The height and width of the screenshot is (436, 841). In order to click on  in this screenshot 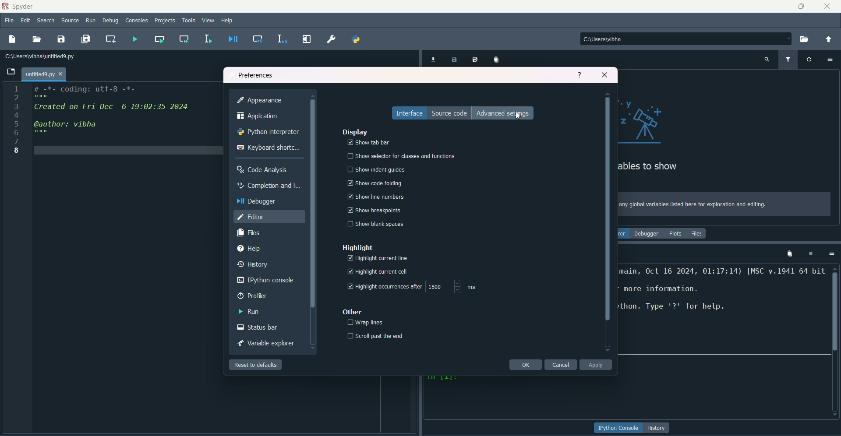, I will do `click(165, 21)`.